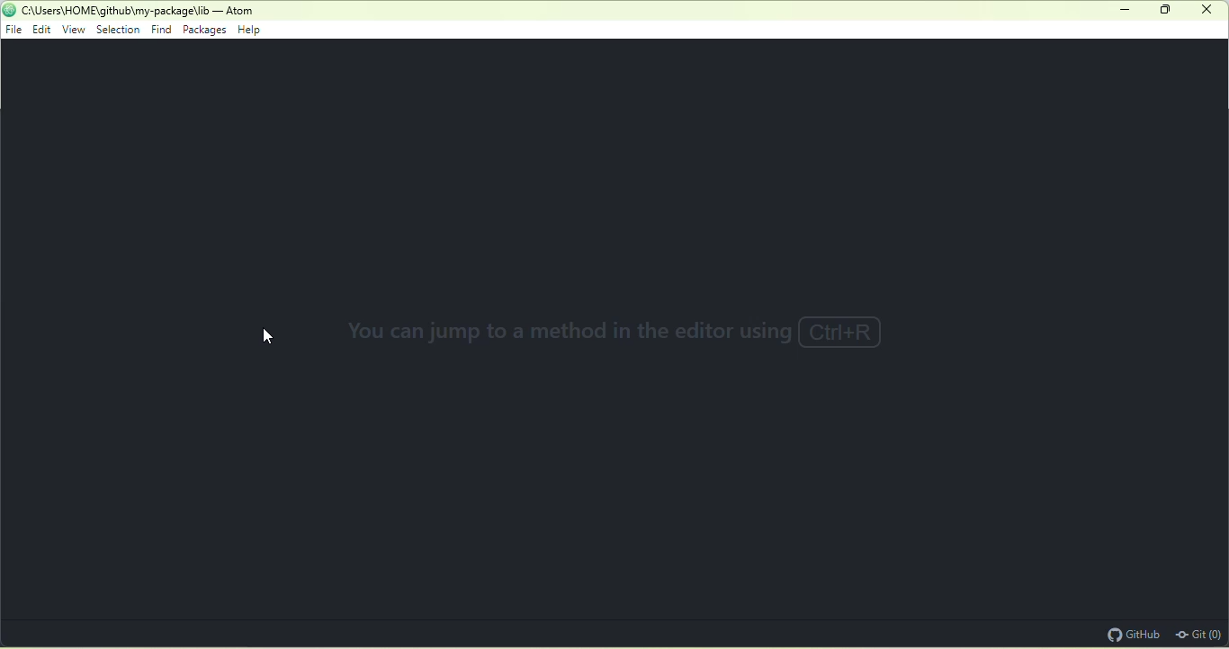 This screenshot has height=649, width=1229. I want to click on edit, so click(44, 31).